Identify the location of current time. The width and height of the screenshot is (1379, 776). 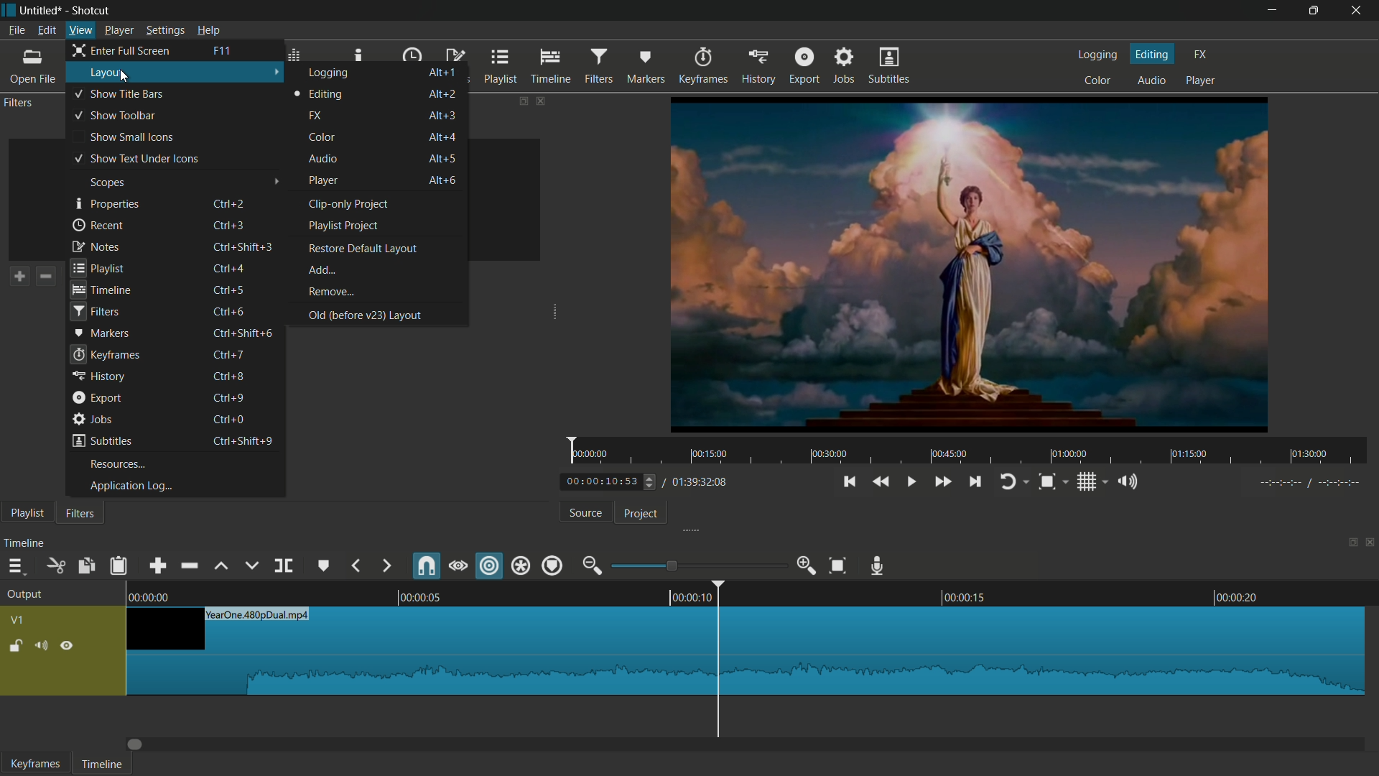
(610, 482).